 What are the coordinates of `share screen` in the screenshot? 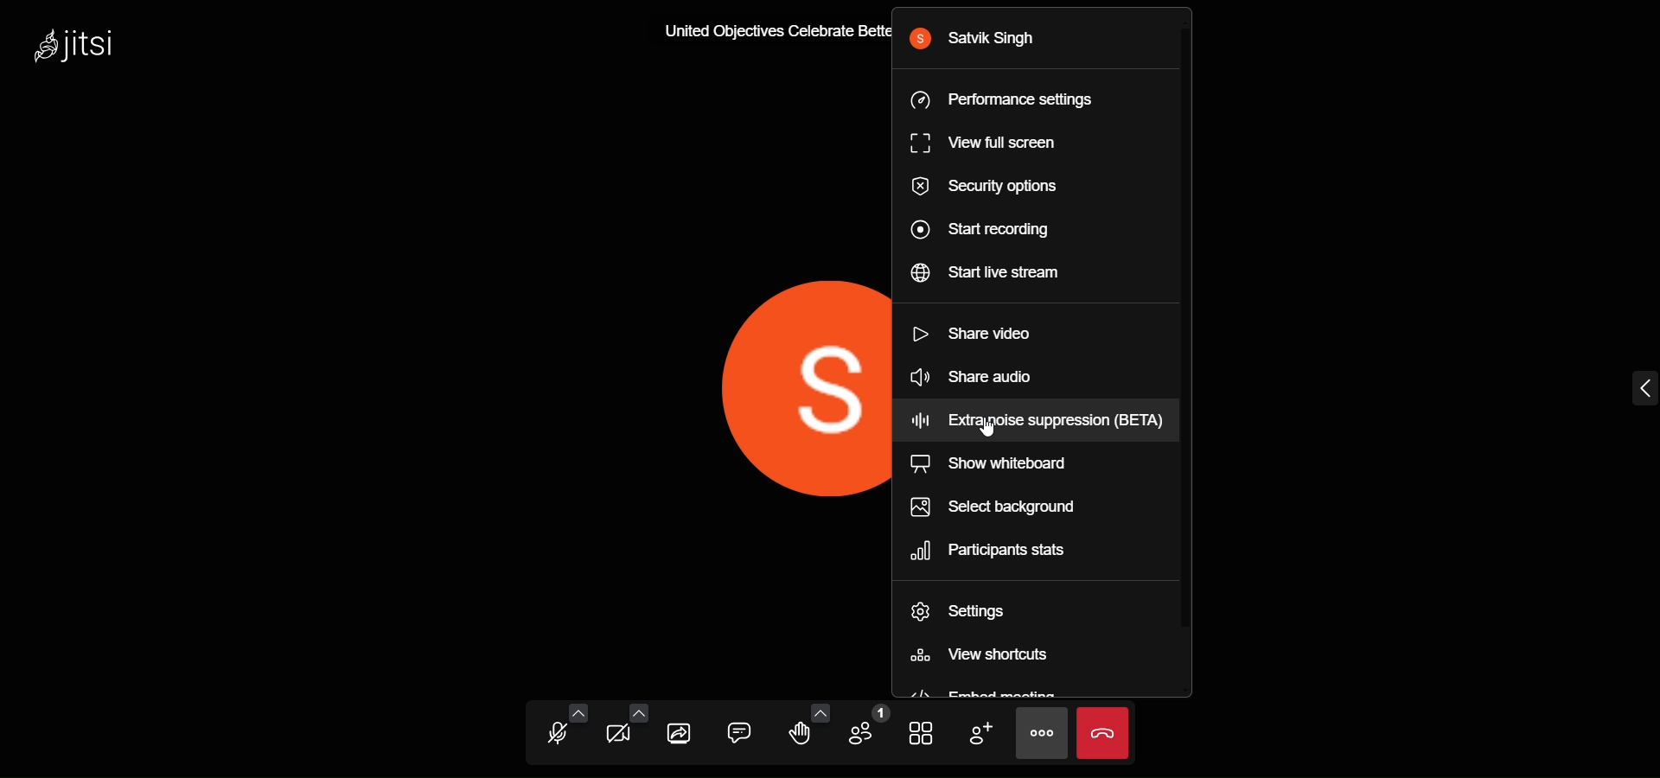 It's located at (680, 734).